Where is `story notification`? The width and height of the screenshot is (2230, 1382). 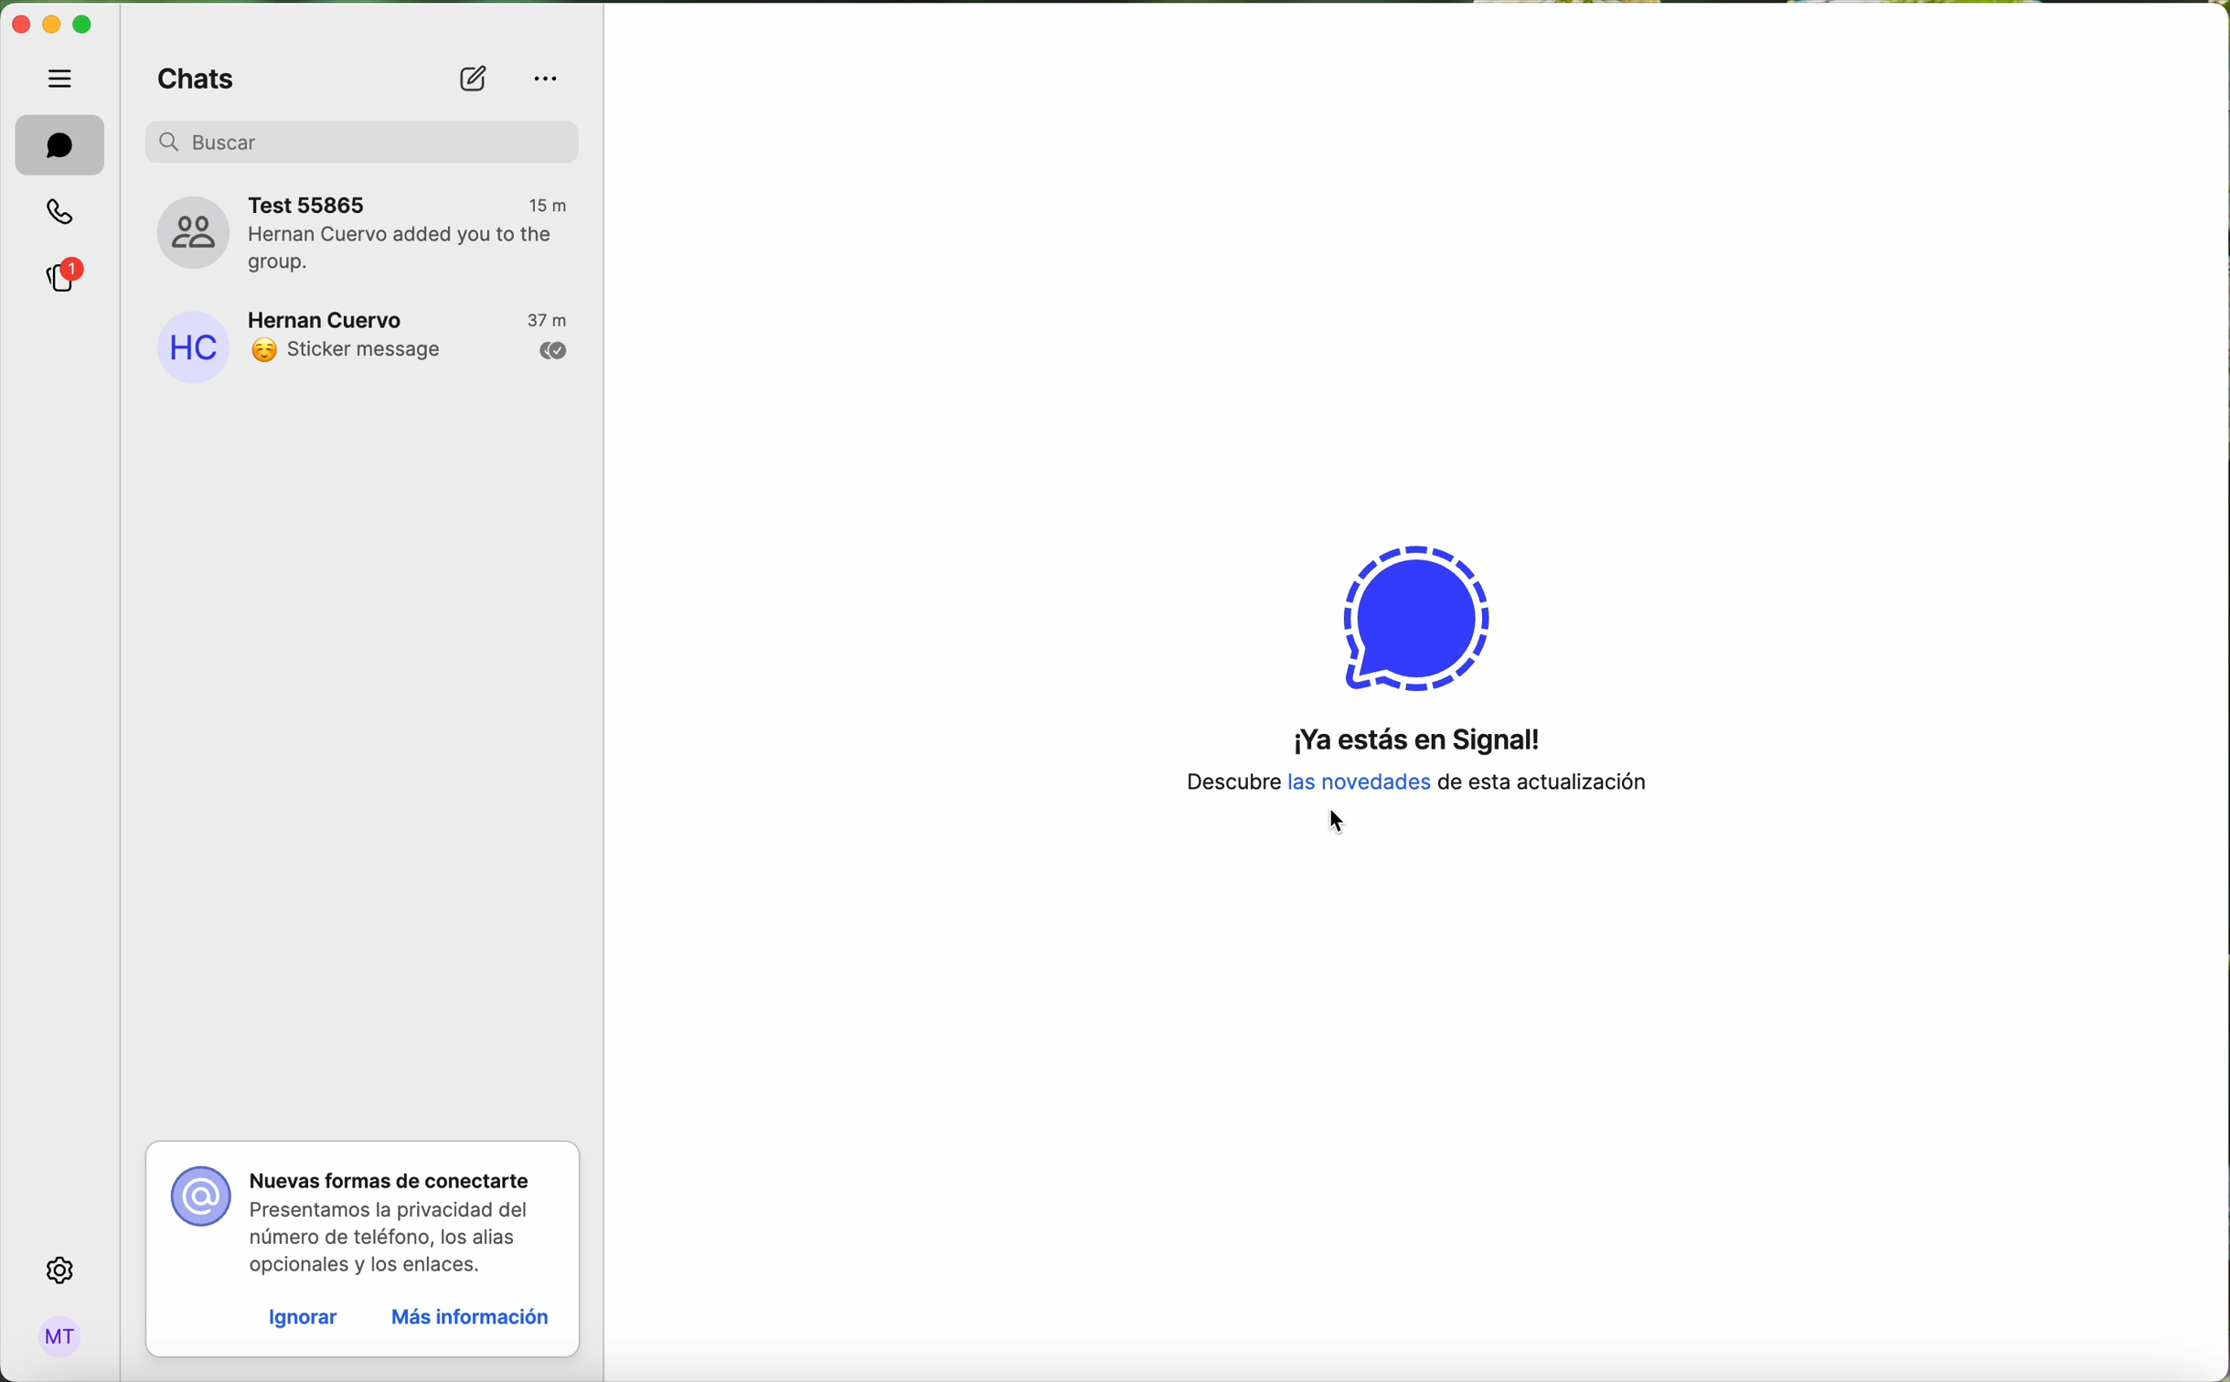 story notification is located at coordinates (69, 273).